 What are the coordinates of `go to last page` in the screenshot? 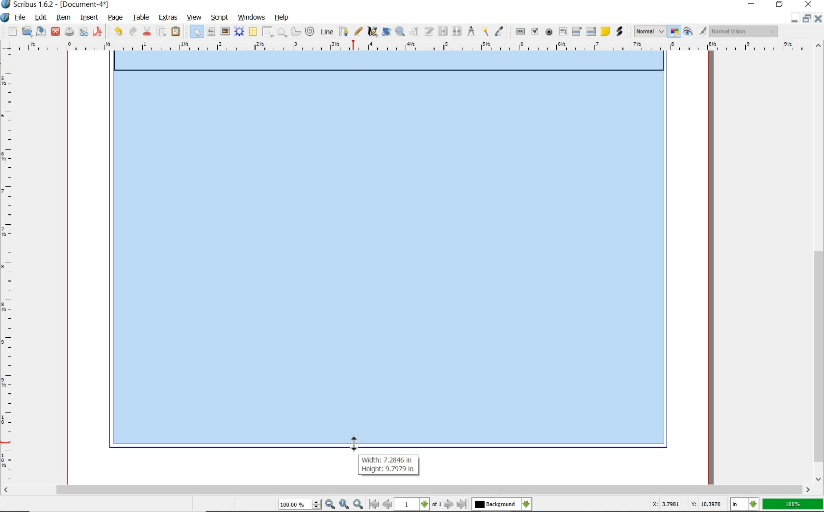 It's located at (462, 504).